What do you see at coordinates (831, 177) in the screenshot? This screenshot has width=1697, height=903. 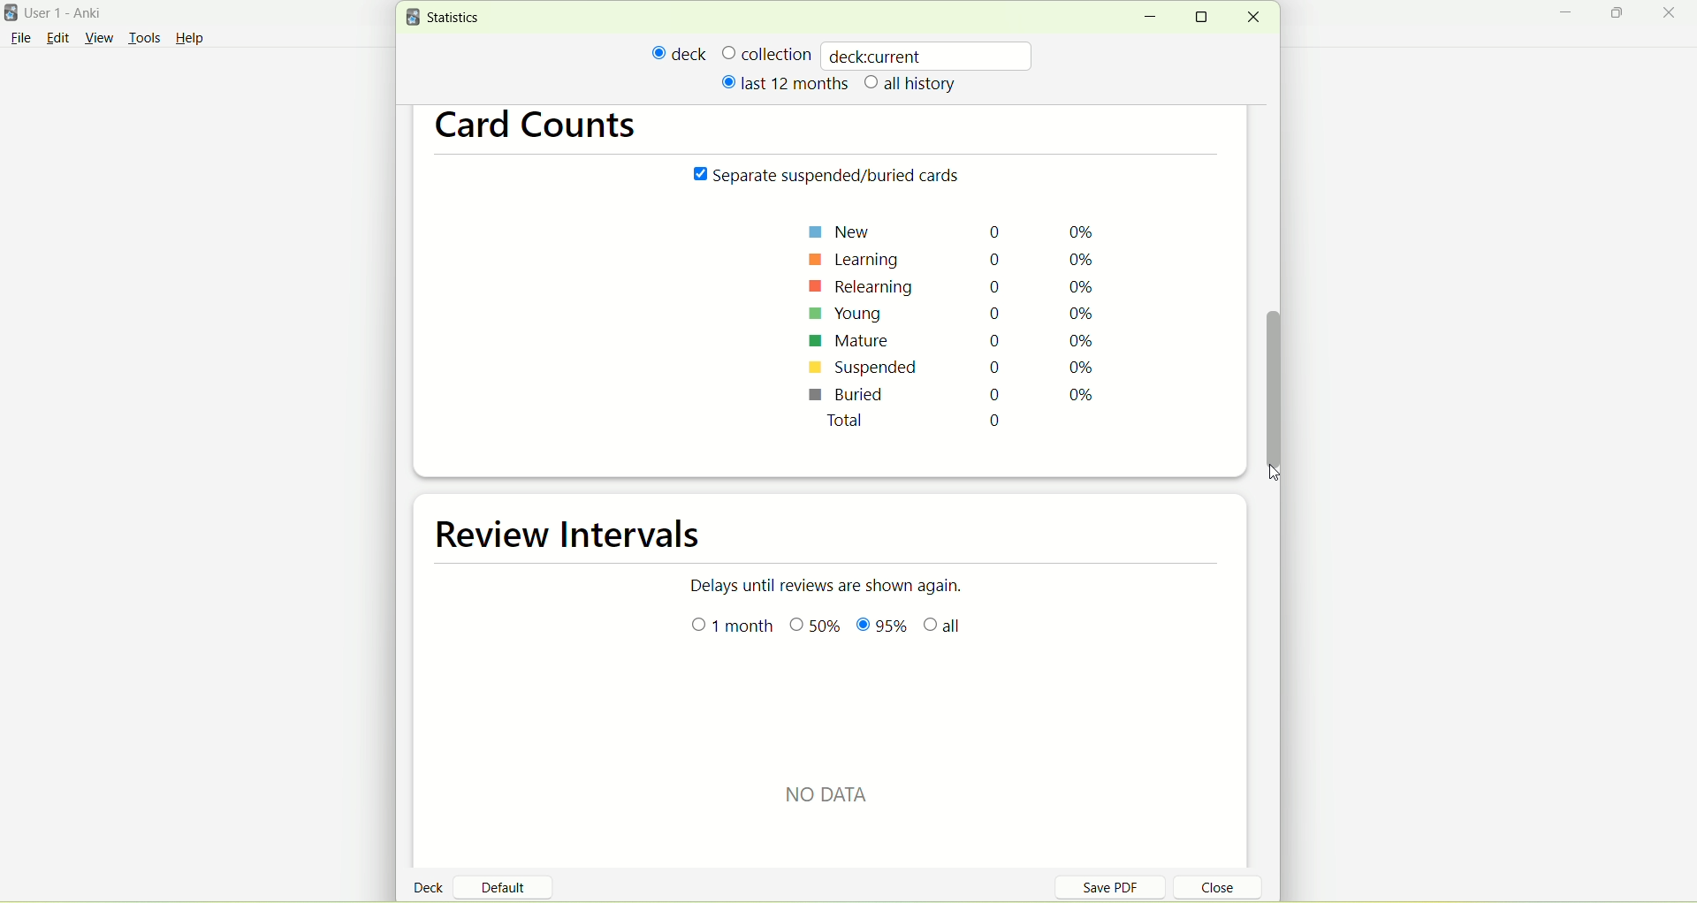 I see `Separate suspended/buried cards` at bounding box center [831, 177].